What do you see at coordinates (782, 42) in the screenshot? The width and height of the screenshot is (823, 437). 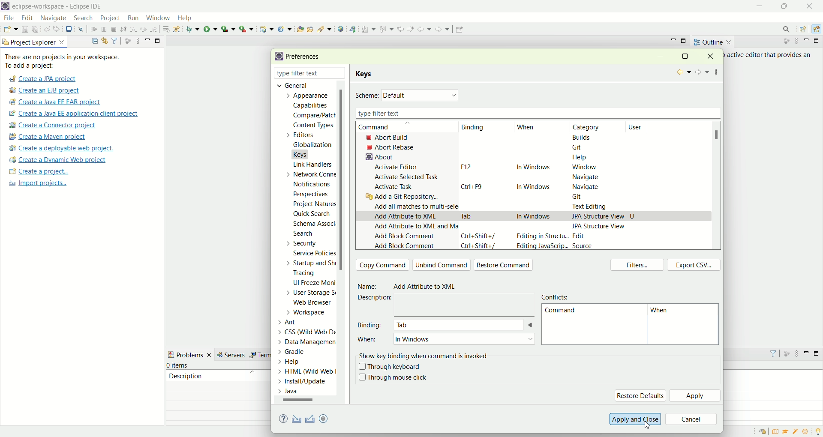 I see `focus on active task` at bounding box center [782, 42].